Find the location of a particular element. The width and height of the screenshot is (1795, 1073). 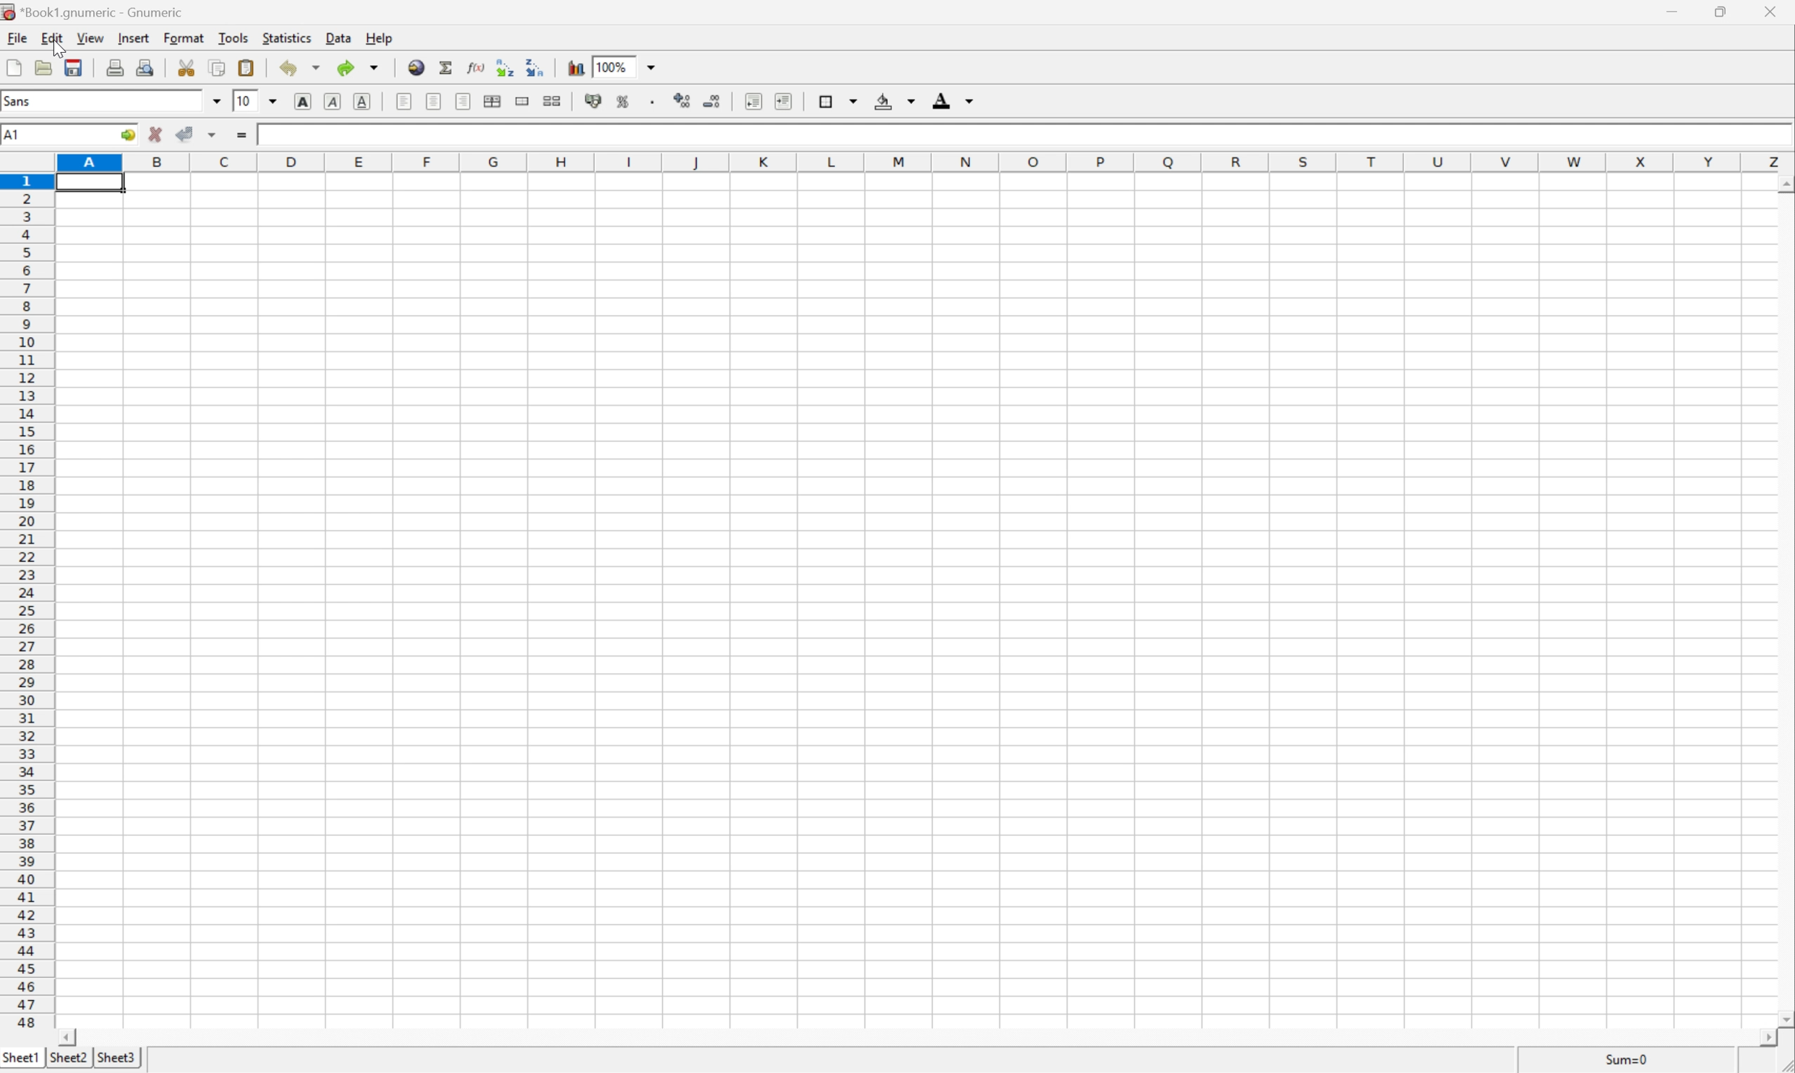

Align right is located at coordinates (463, 101).